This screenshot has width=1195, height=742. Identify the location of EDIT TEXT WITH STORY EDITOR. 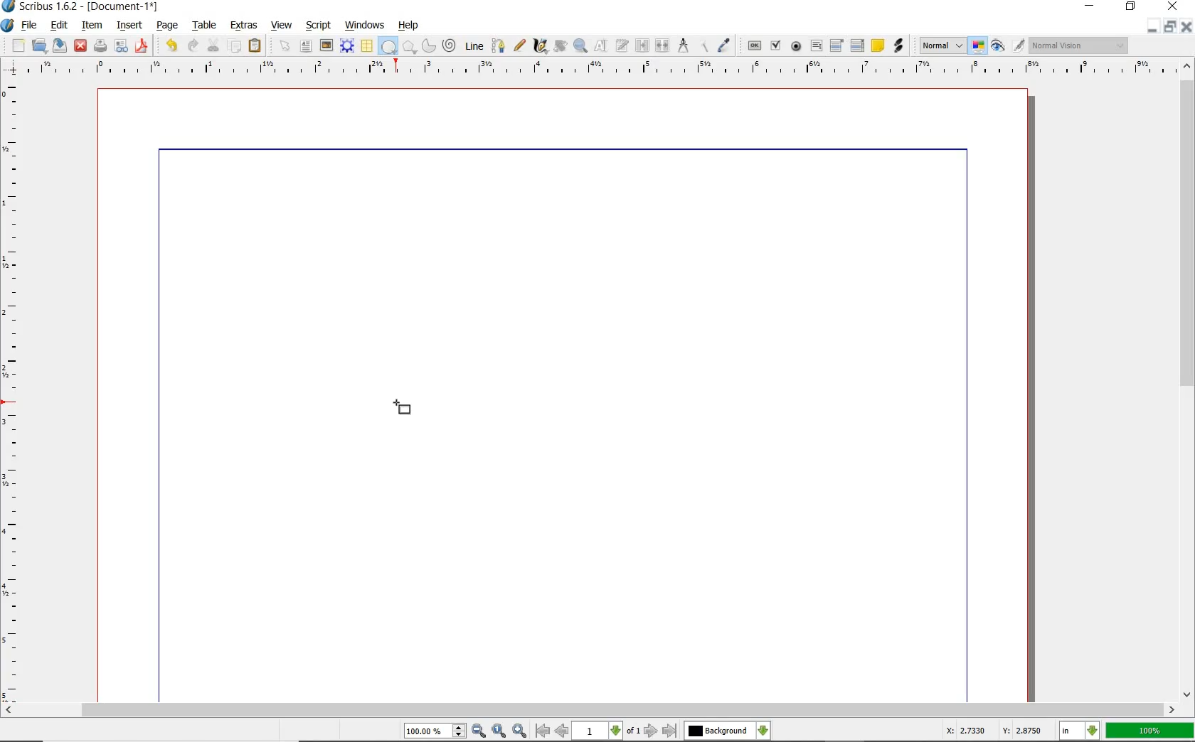
(622, 45).